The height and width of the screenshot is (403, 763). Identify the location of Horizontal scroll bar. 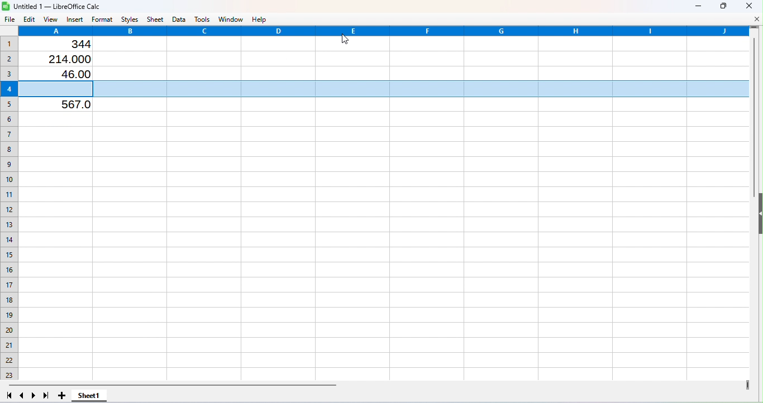
(376, 384).